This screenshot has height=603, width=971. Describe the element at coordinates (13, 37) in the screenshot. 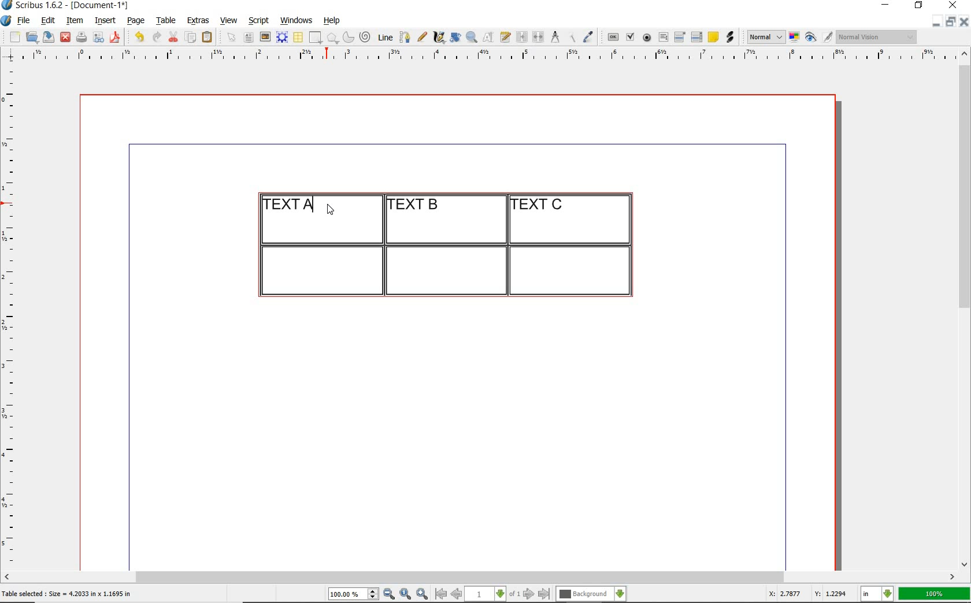

I see `new` at that location.